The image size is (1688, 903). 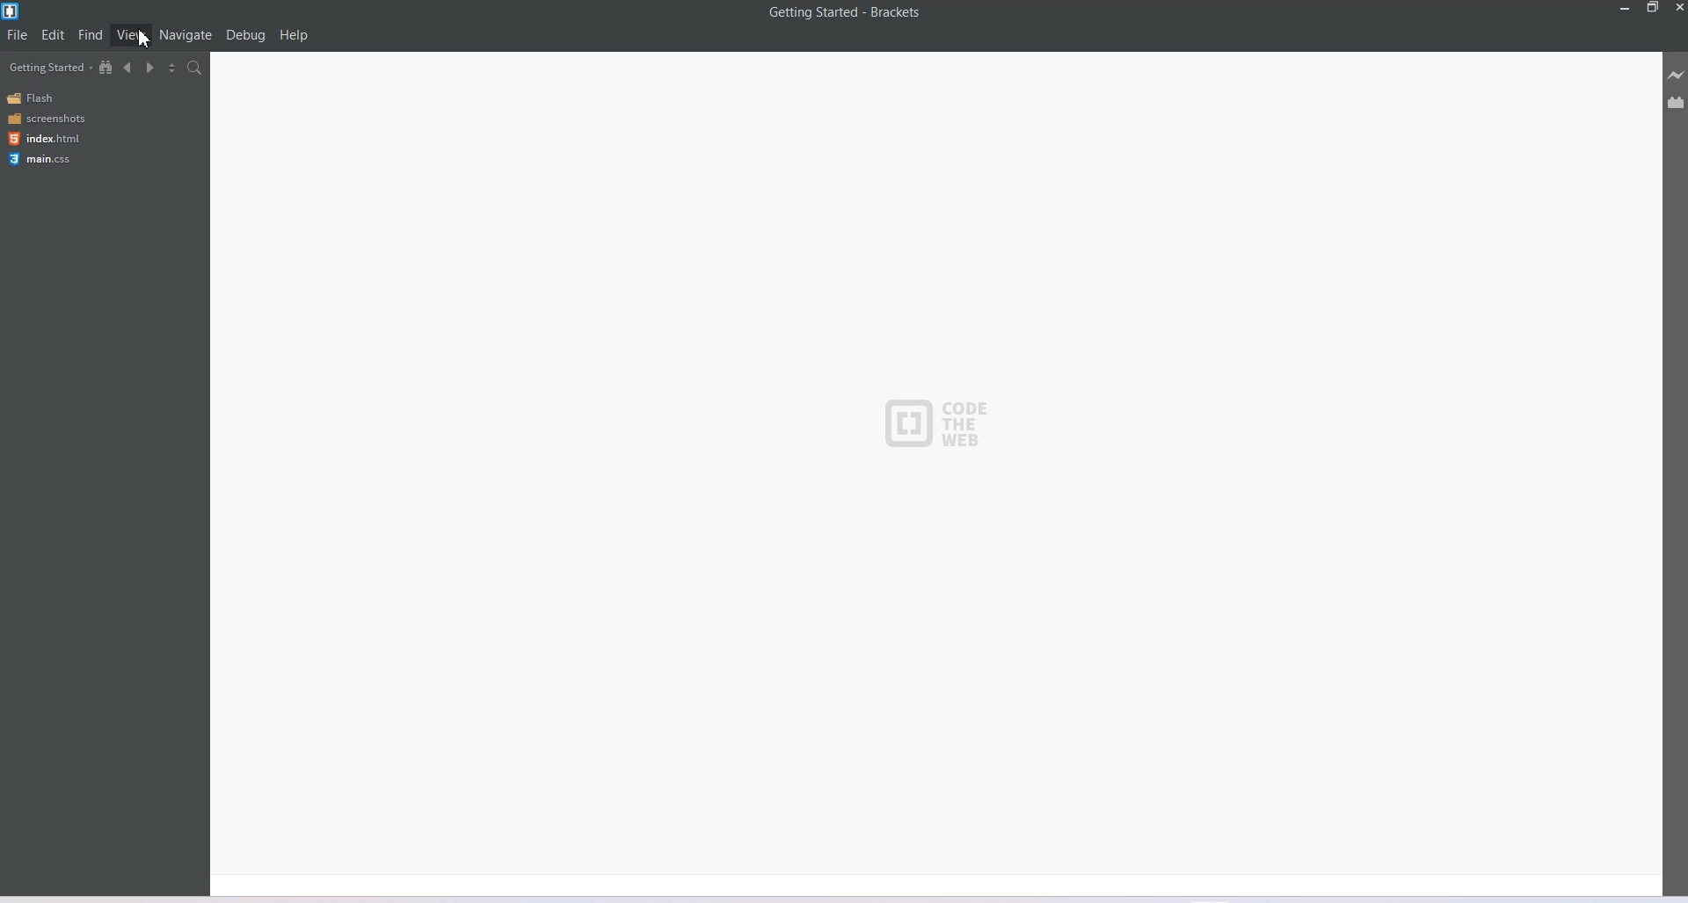 What do you see at coordinates (172, 67) in the screenshot?
I see `Split the editor vertically and Horizontally` at bounding box center [172, 67].